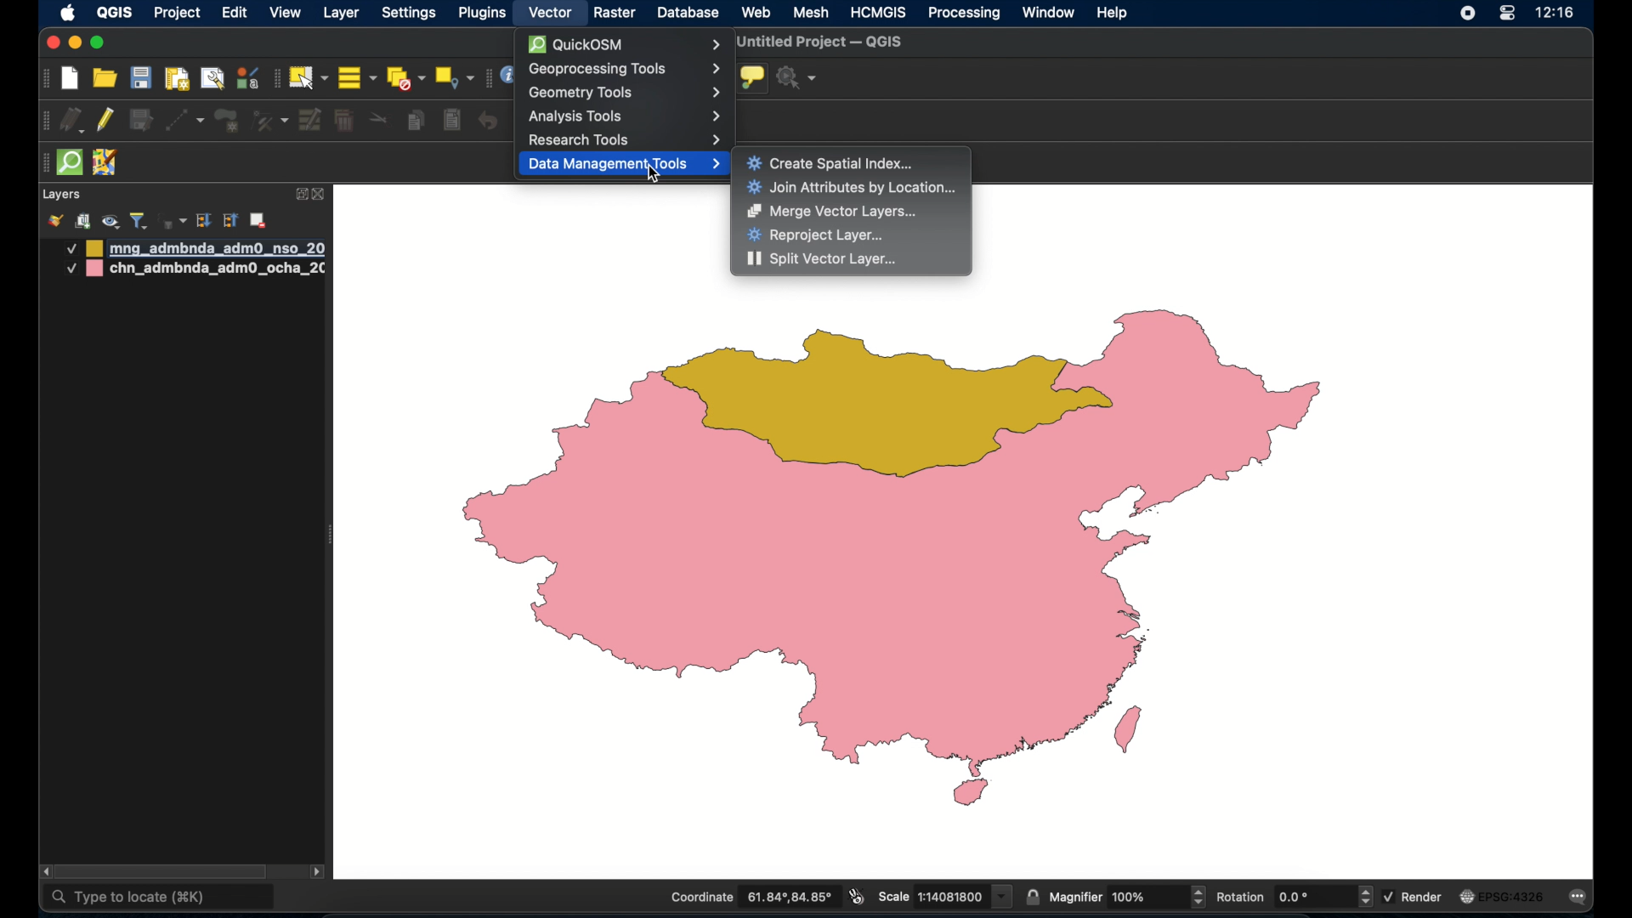 This screenshot has width=1632, height=918. Describe the element at coordinates (261, 220) in the screenshot. I see `remove layer/group` at that location.